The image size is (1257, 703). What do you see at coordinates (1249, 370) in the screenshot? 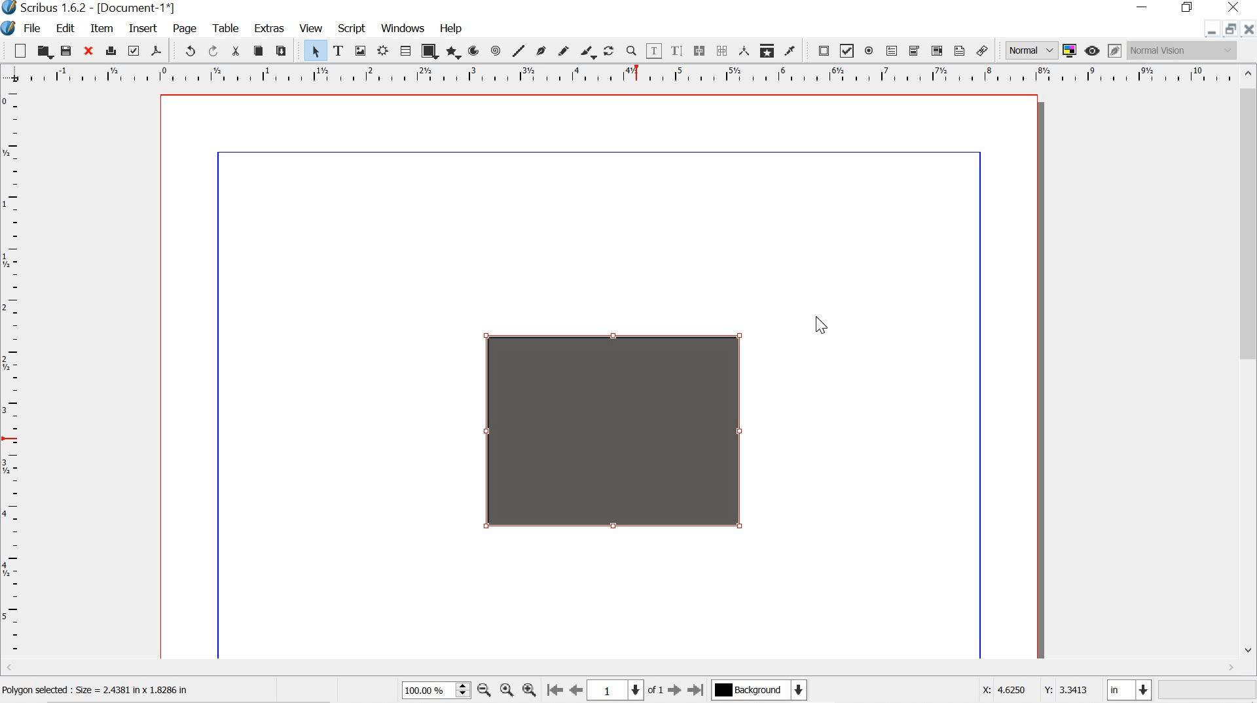
I see `scrollbar` at bounding box center [1249, 370].